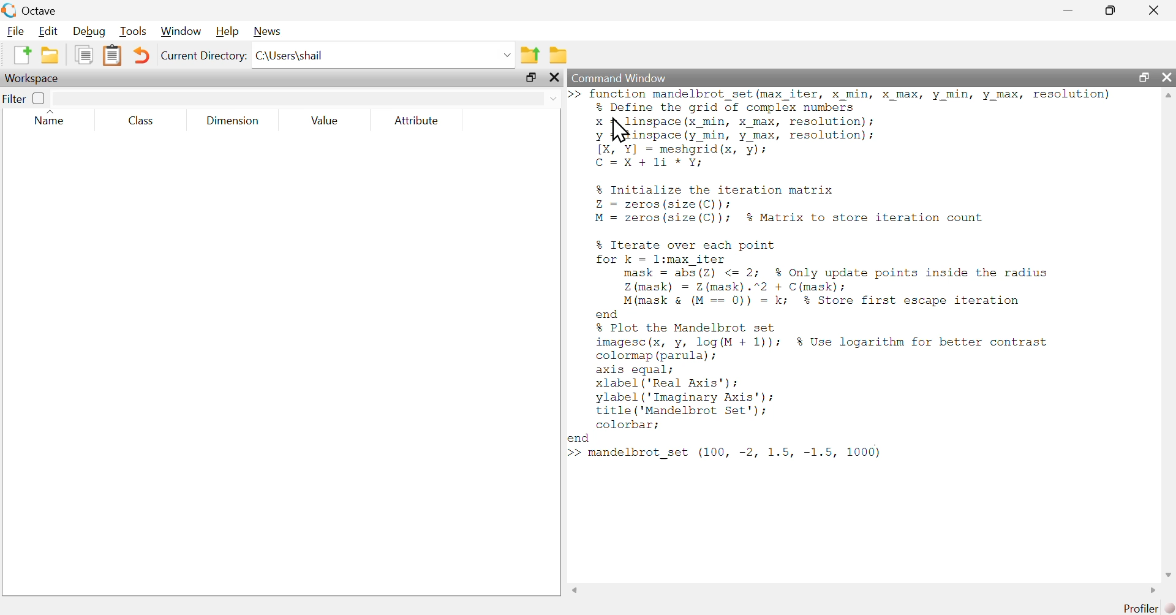 This screenshot has height=615, width=1176. I want to click on one directory up, so click(529, 53).